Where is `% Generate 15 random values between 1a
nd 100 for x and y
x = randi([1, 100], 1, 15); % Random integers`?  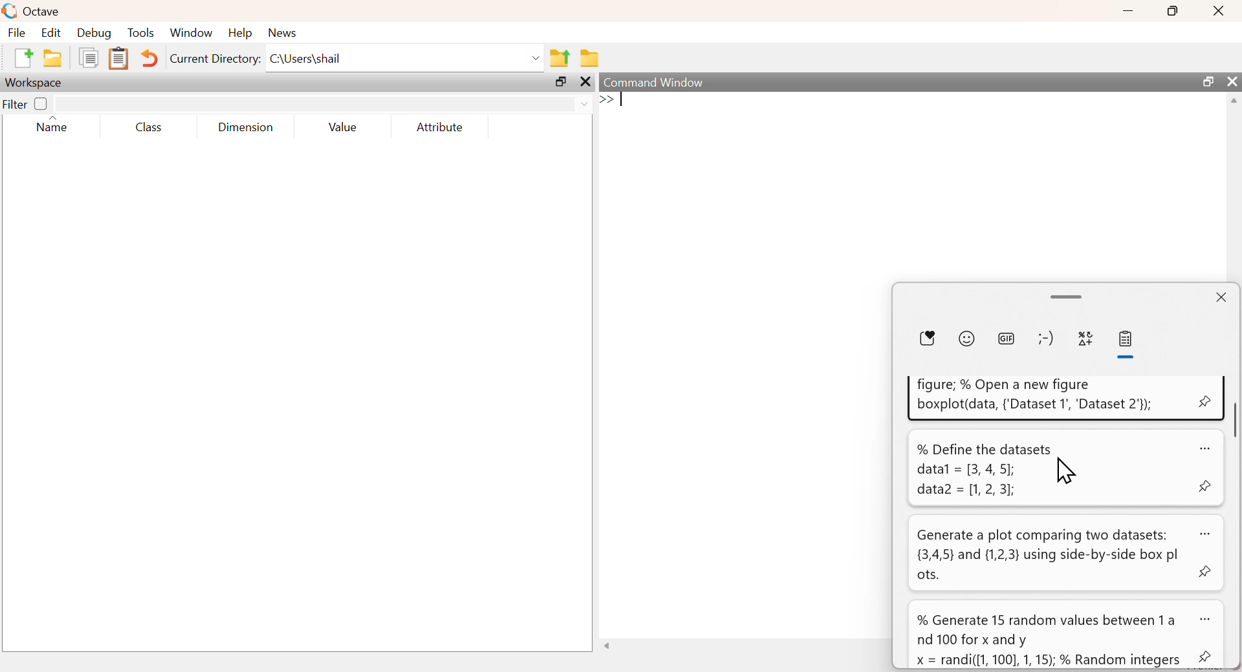 % Generate 15 random values between 1a
nd 100 for x and y
x = randi([1, 100], 1, 15); % Random integers is located at coordinates (1052, 641).